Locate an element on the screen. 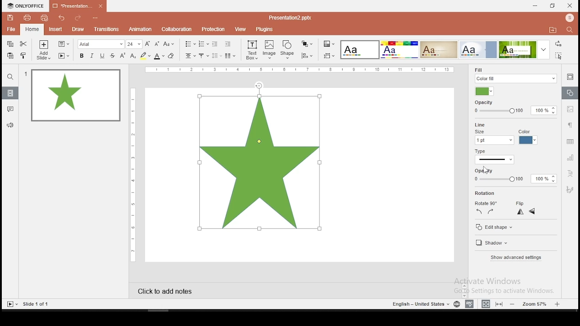 The image size is (580, 326). start slideshow is located at coordinates (12, 304).